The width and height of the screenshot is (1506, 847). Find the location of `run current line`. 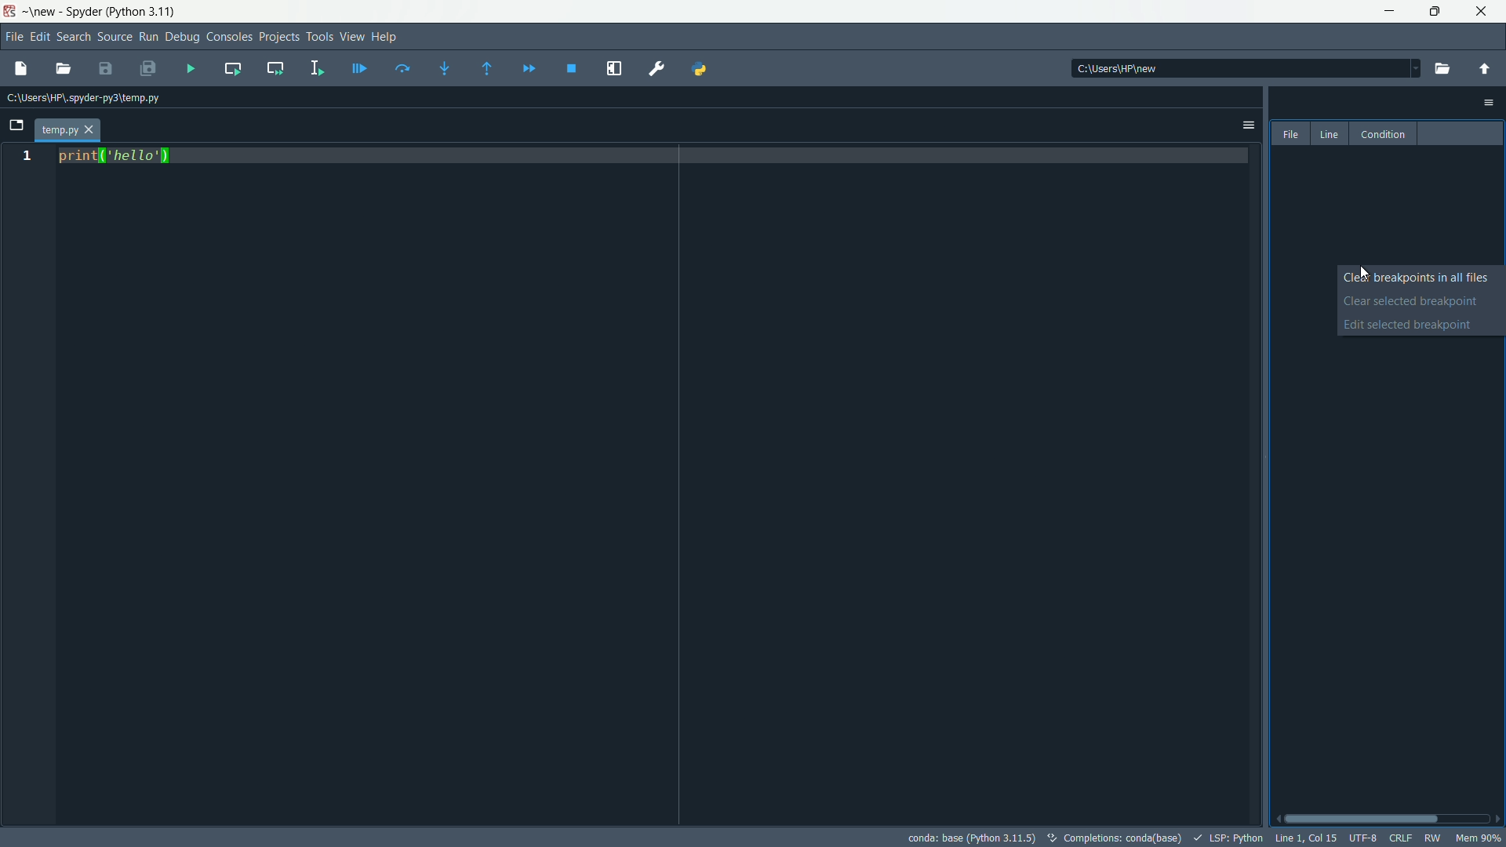

run current line is located at coordinates (402, 68).